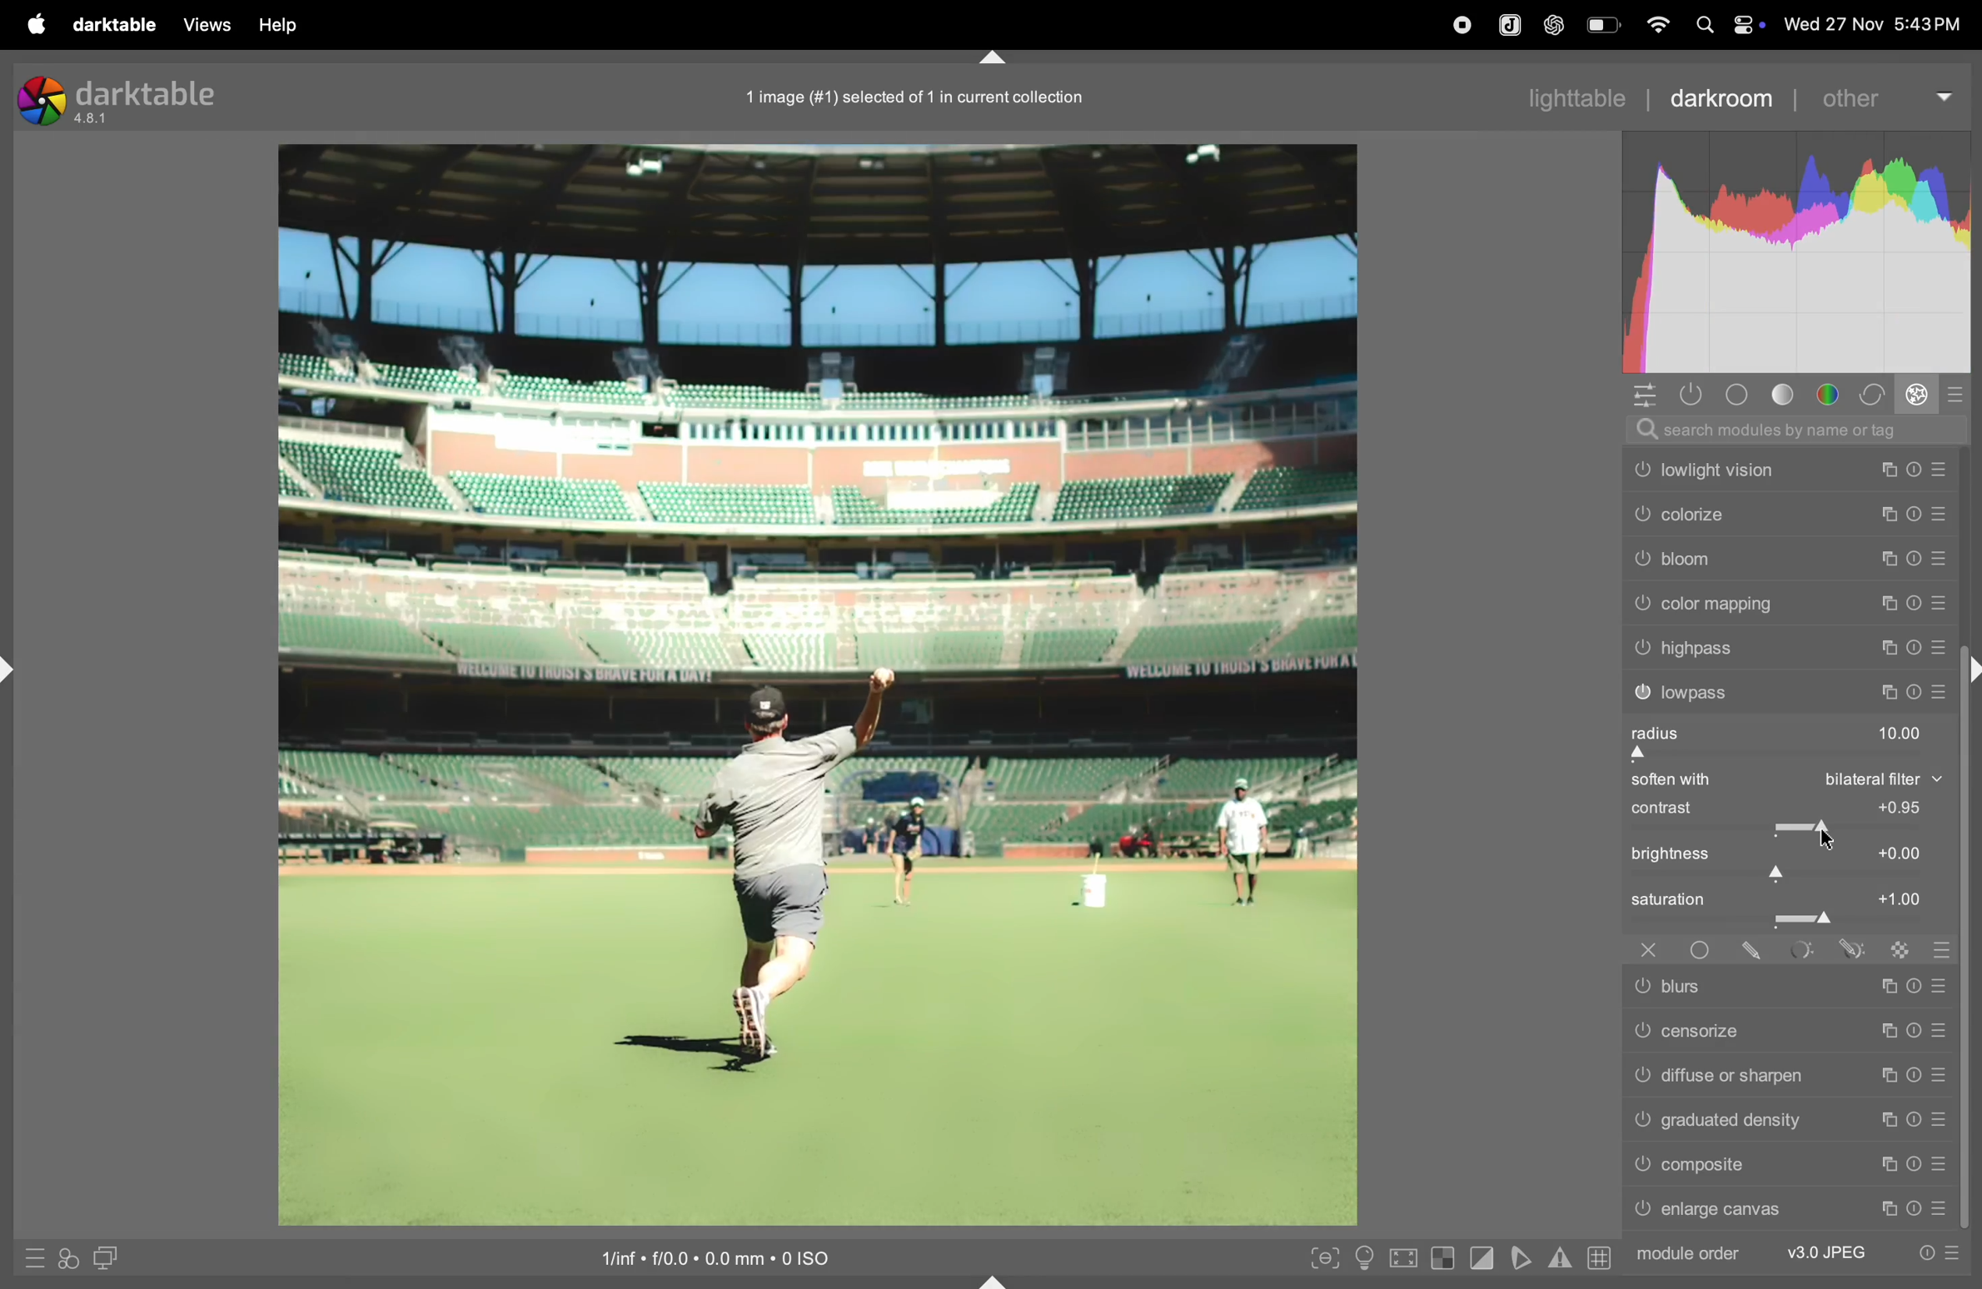 The width and height of the screenshot is (1982, 1289). Describe the element at coordinates (1783, 816) in the screenshot. I see `contrast` at that location.